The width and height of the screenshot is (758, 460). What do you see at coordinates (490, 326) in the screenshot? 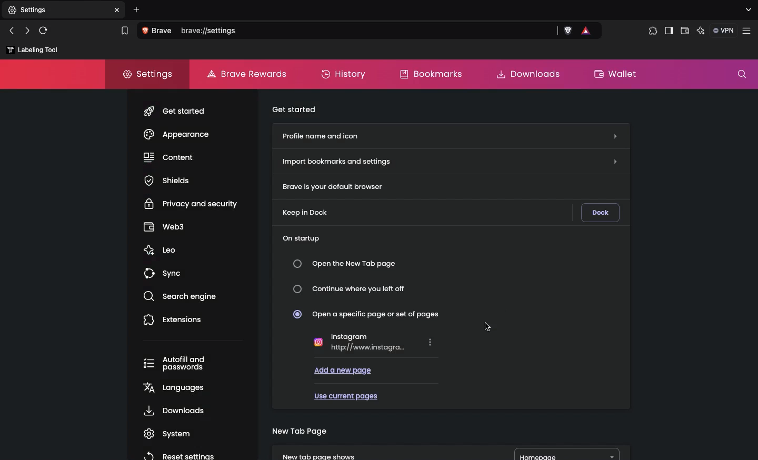
I see `Cursor selected import bookmarks` at bounding box center [490, 326].